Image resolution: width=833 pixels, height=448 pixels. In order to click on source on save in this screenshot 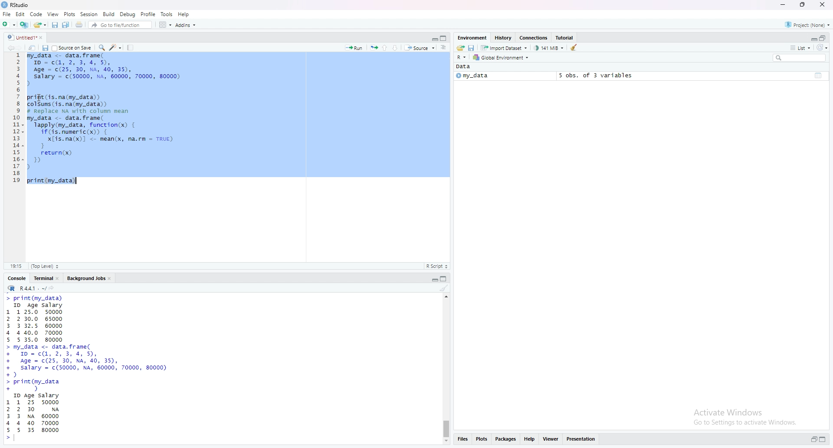, I will do `click(72, 48)`.